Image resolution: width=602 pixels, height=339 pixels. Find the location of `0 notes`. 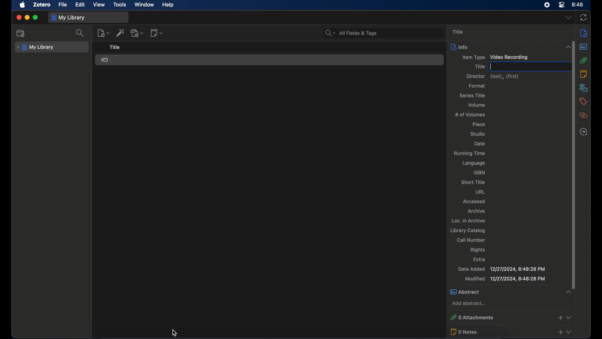

0 notes is located at coordinates (500, 332).